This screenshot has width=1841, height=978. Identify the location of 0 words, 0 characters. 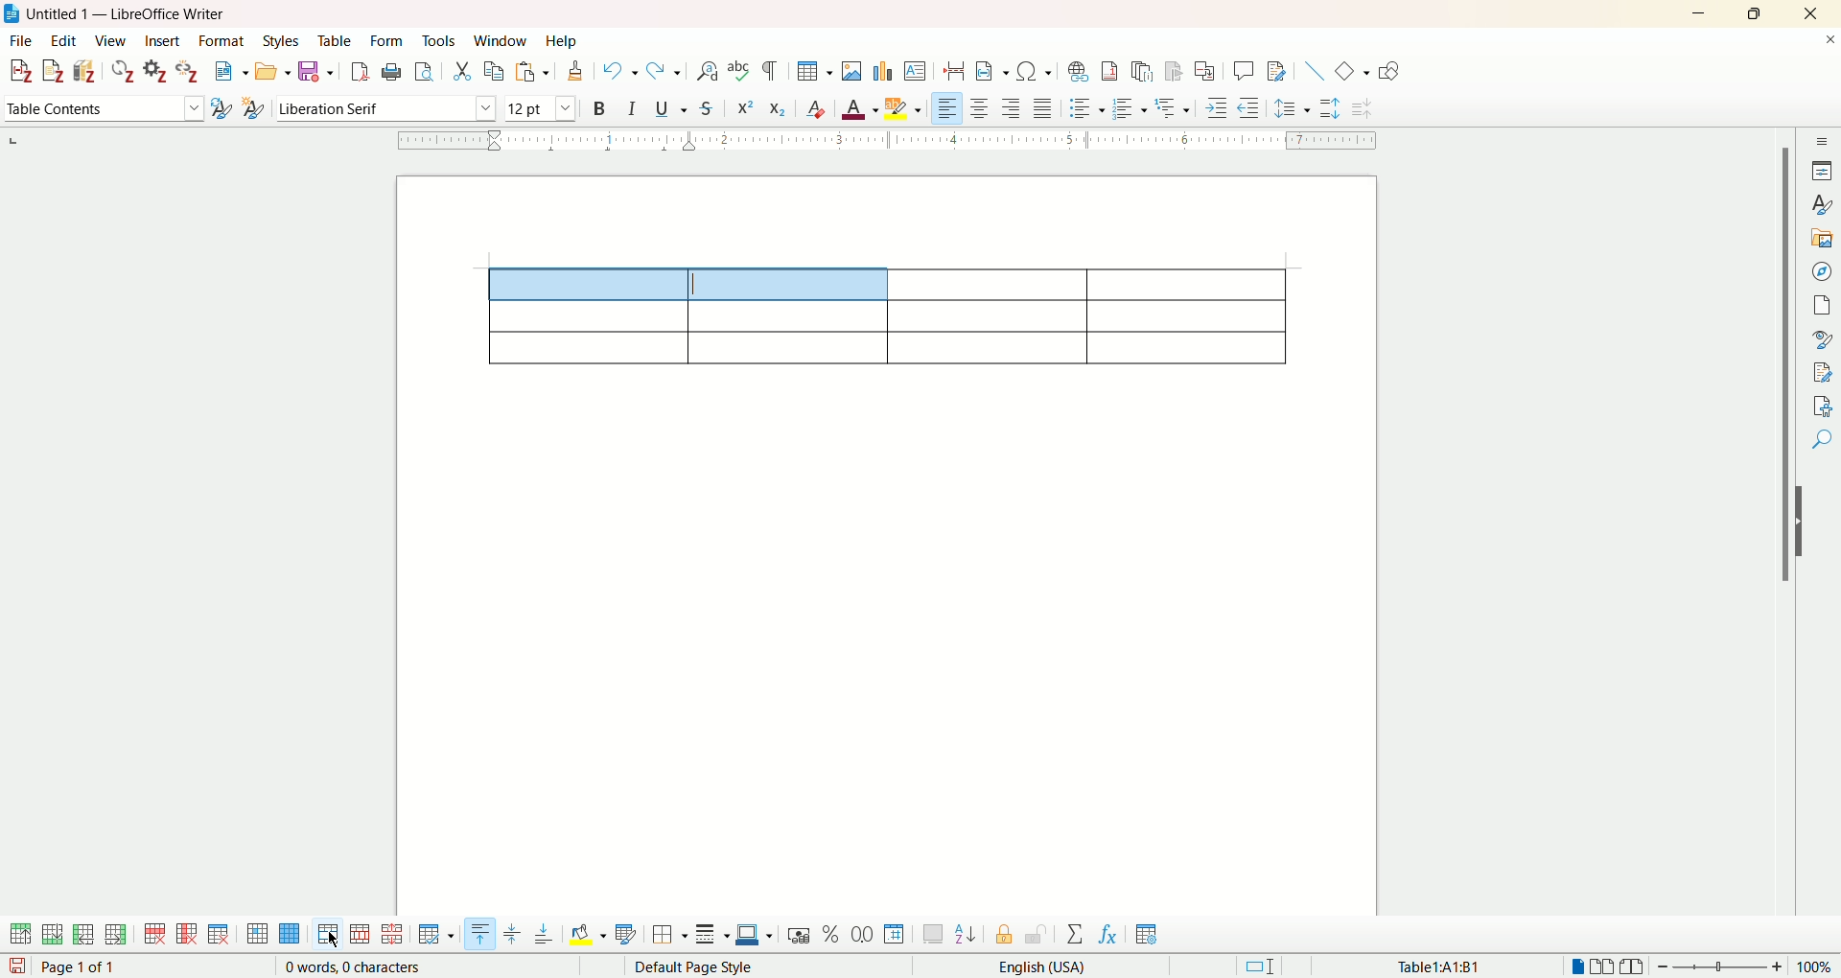
(356, 966).